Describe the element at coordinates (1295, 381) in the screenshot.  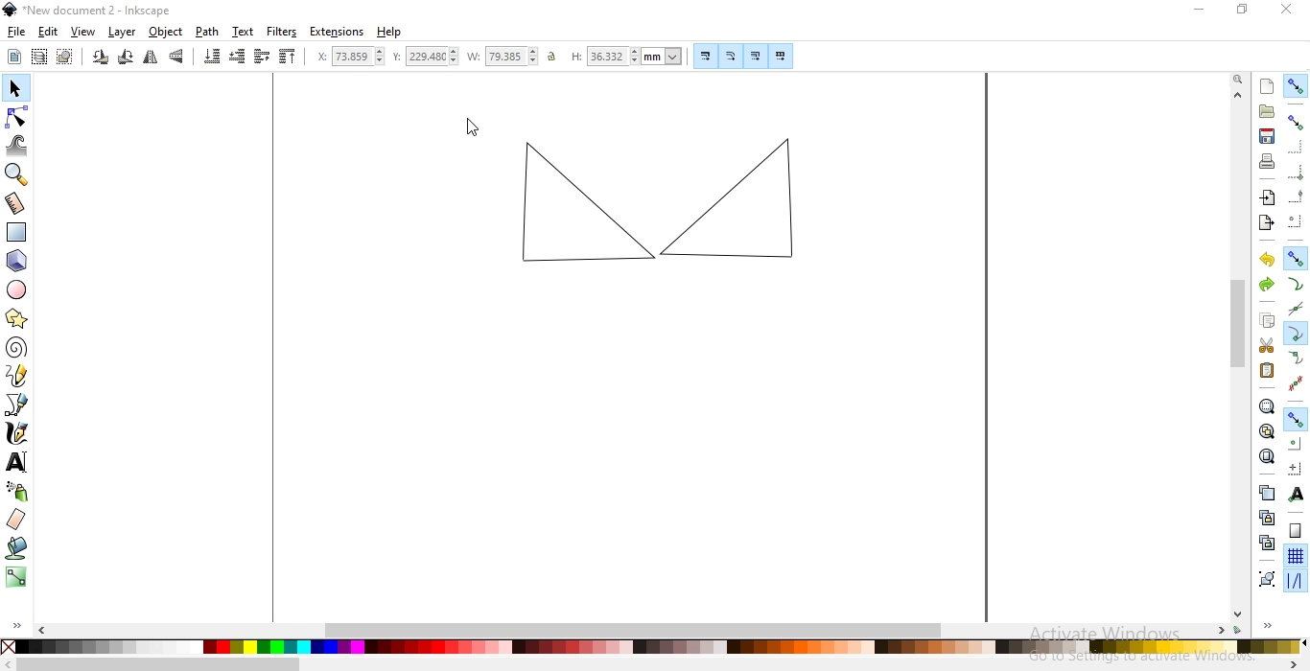
I see `snap midpoints of line segments` at that location.